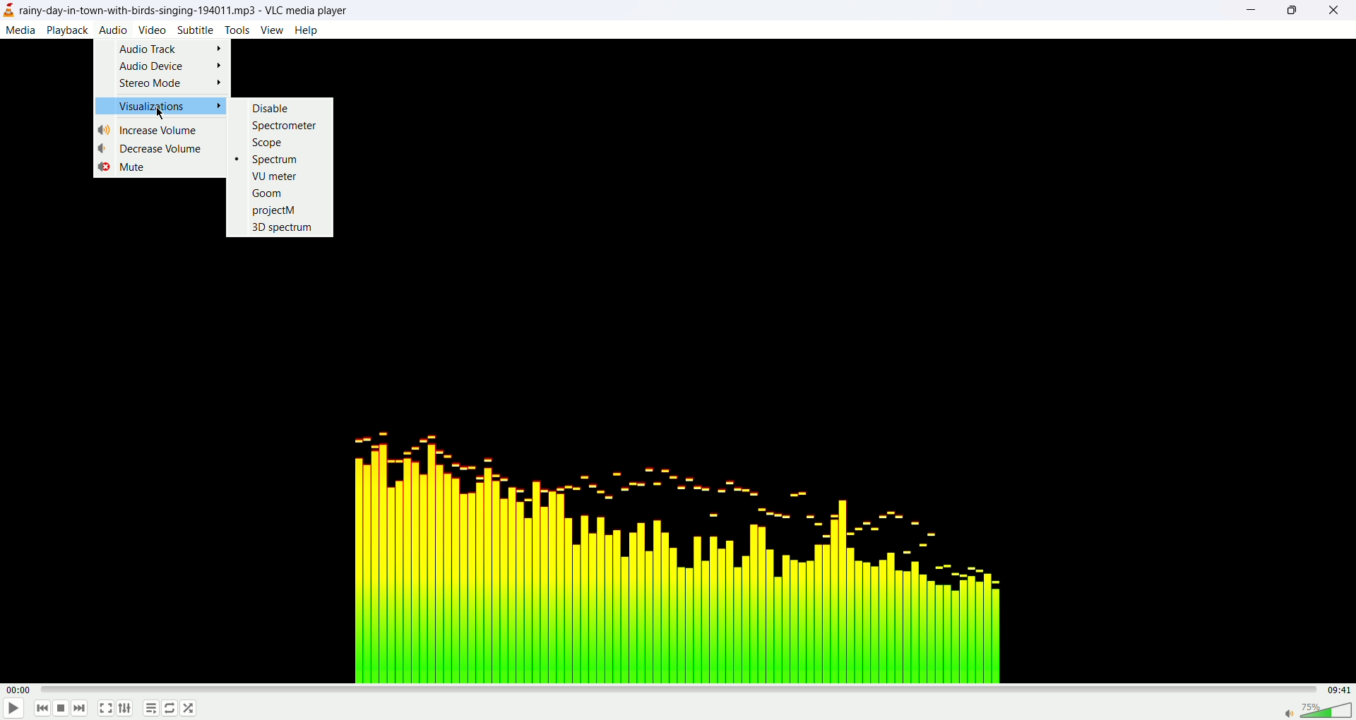 This screenshot has width=1356, height=720. What do you see at coordinates (112, 28) in the screenshot?
I see `audio` at bounding box center [112, 28].